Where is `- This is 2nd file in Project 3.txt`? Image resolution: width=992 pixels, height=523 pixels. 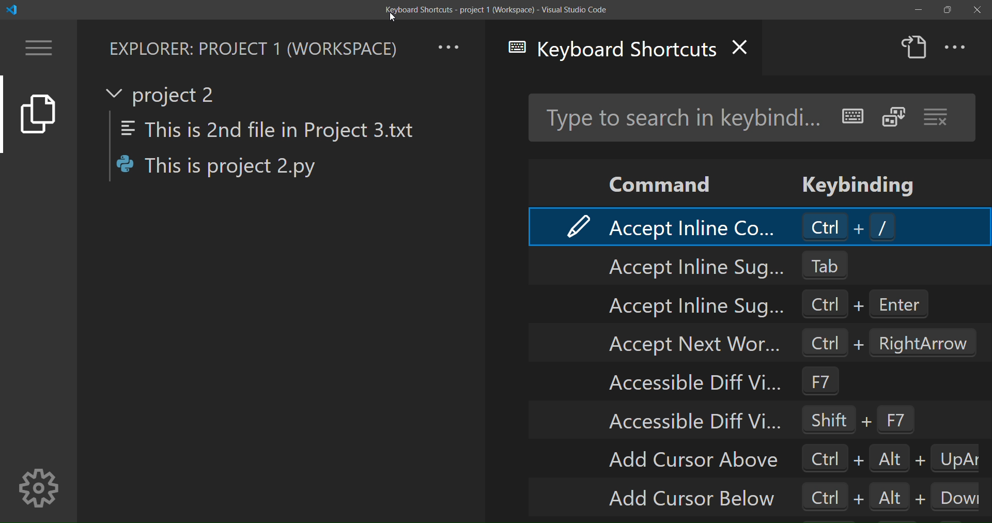
- This is 2nd file in Project 3.txt is located at coordinates (279, 129).